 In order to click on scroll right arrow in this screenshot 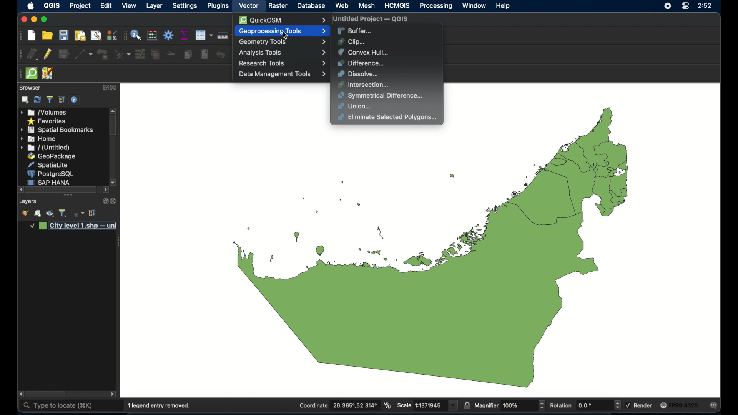, I will do `click(113, 182)`.